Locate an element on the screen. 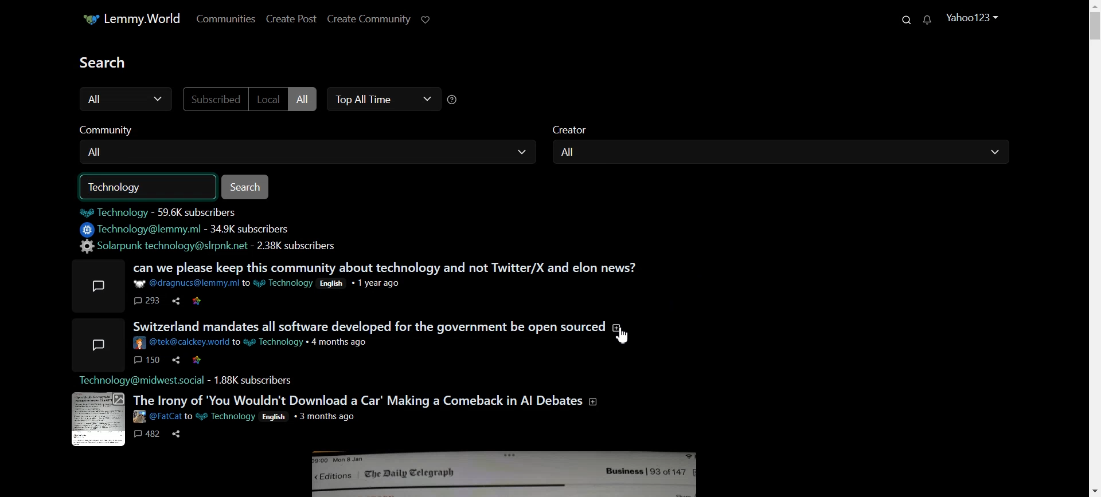 This screenshot has height=497, width=1101. Communities is located at coordinates (228, 18).